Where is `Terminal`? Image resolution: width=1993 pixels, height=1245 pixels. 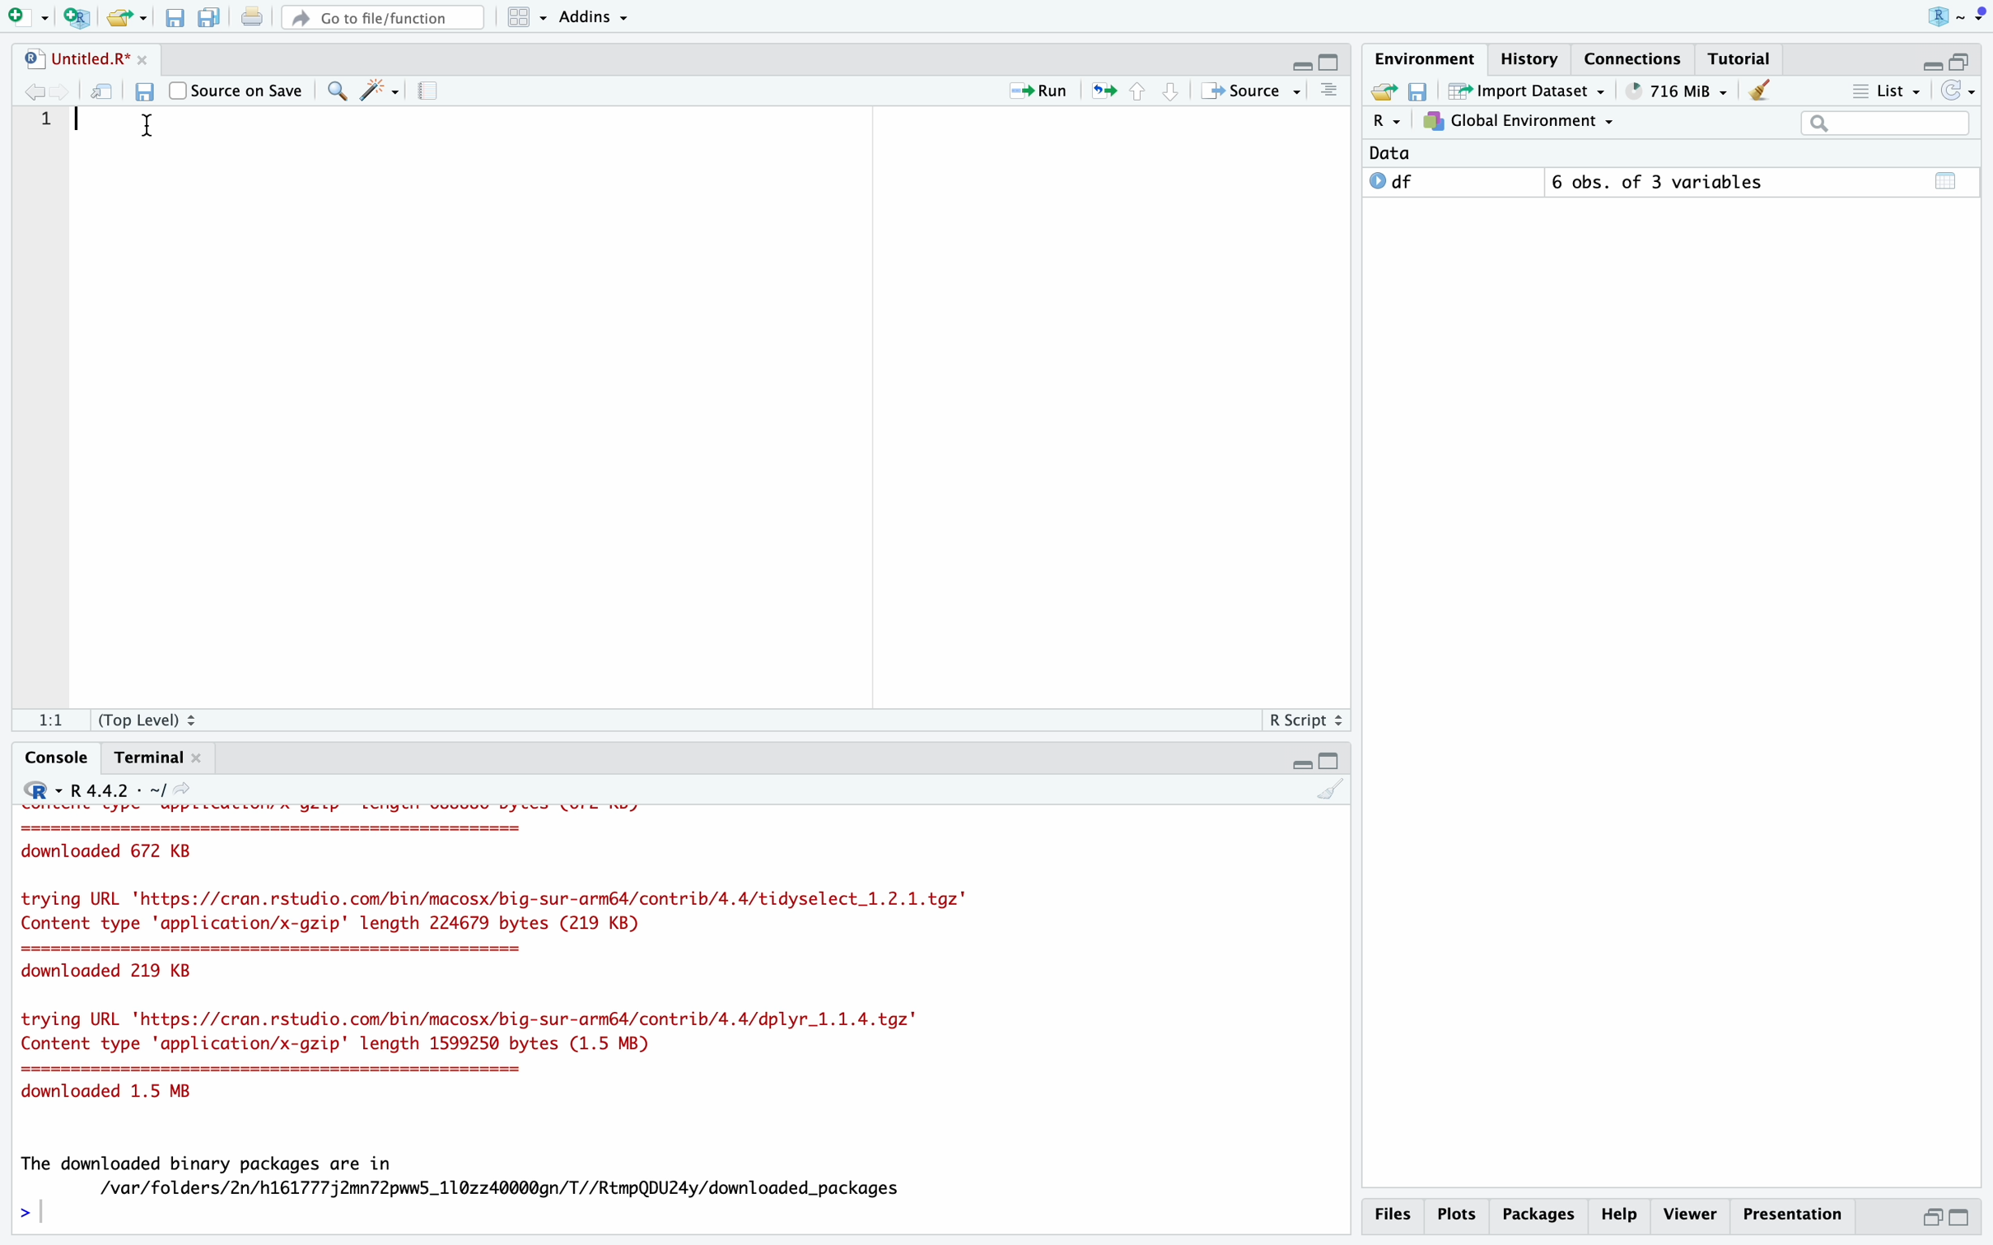
Terminal is located at coordinates (158, 758).